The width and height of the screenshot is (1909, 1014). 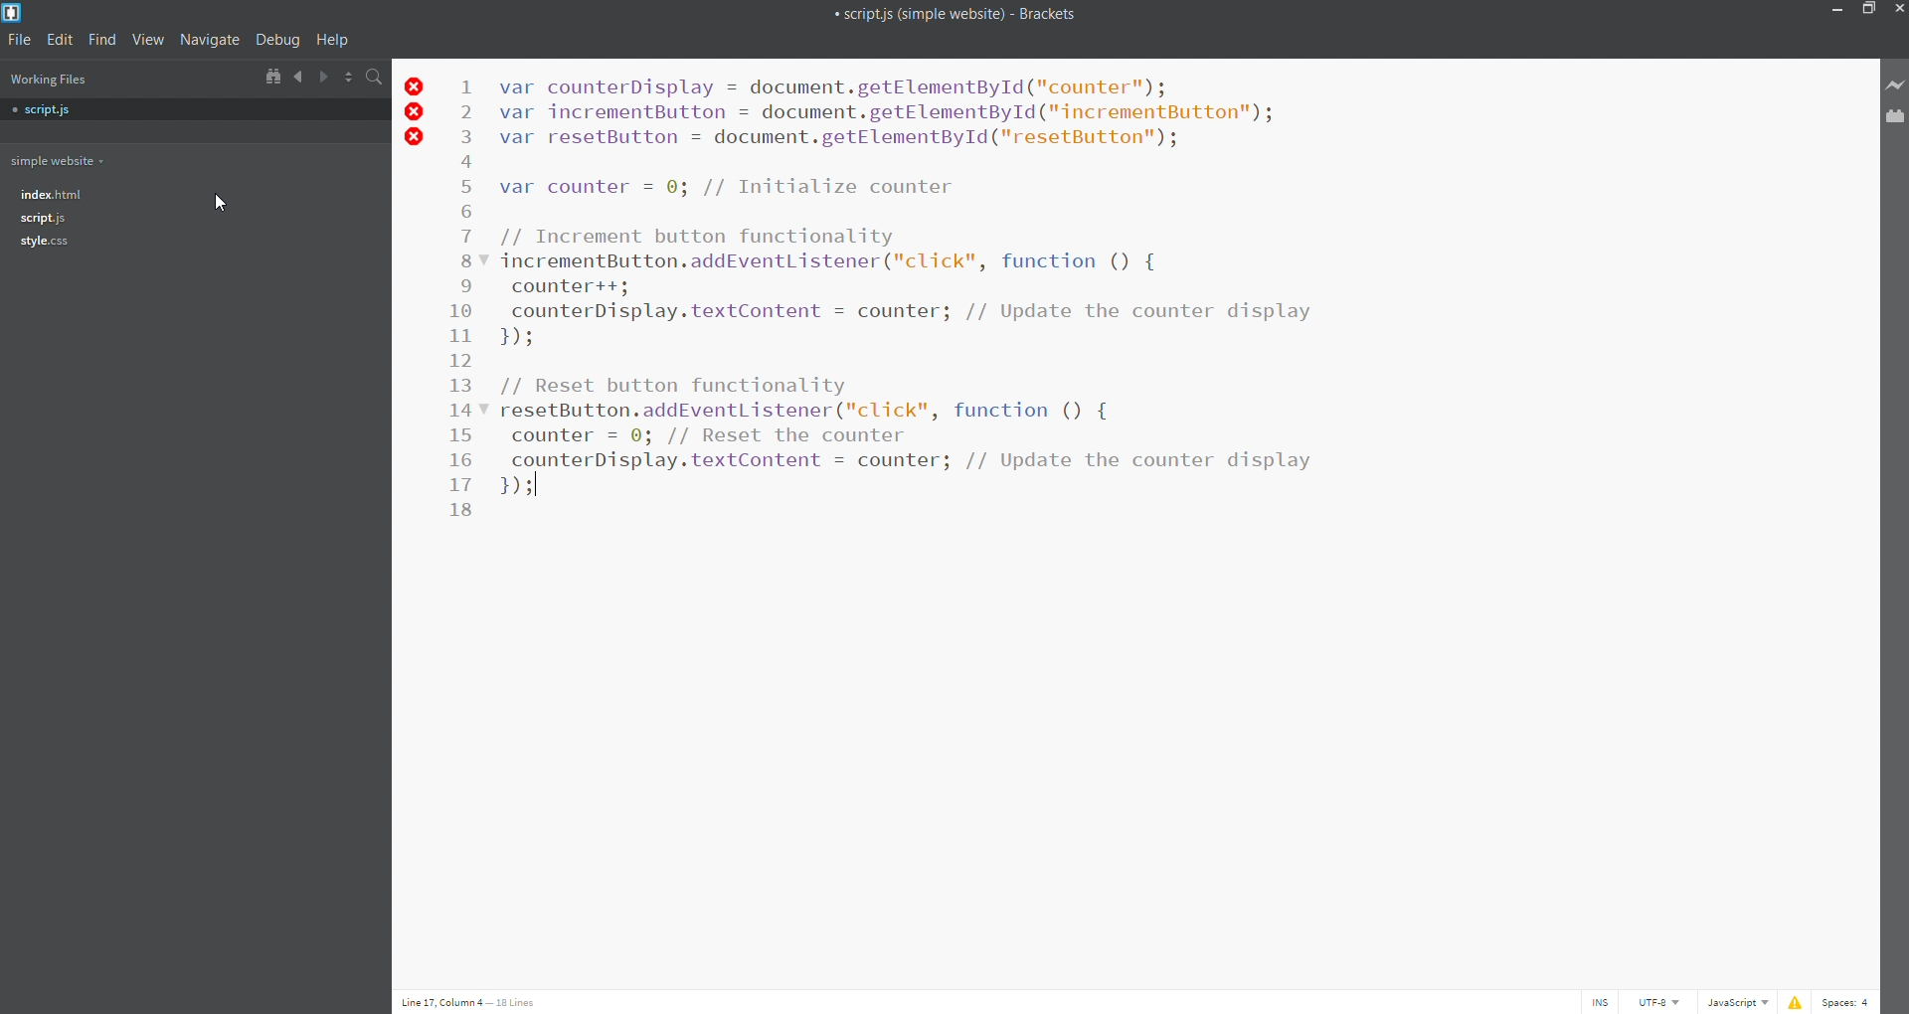 I want to click on show errors, so click(x=1796, y=1002).